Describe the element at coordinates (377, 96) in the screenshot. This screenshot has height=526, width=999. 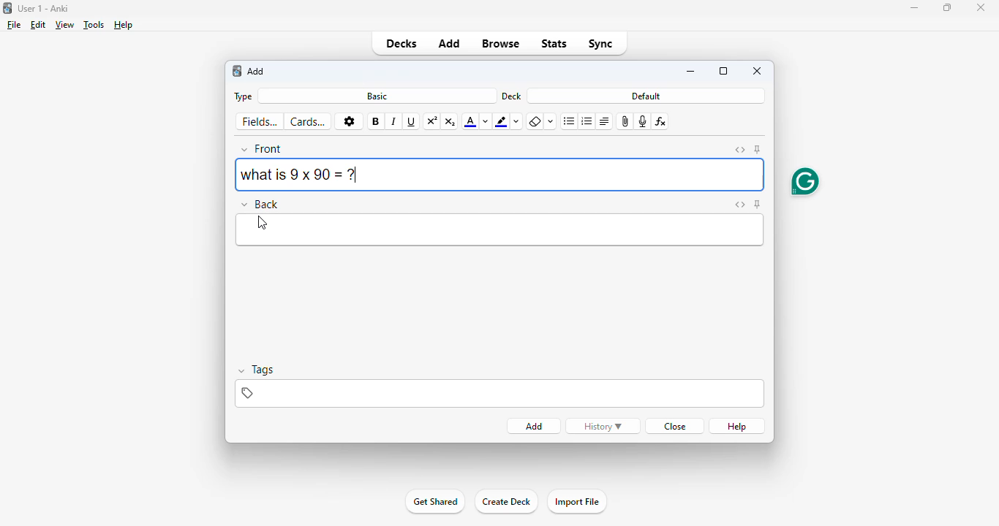
I see `basic` at that location.